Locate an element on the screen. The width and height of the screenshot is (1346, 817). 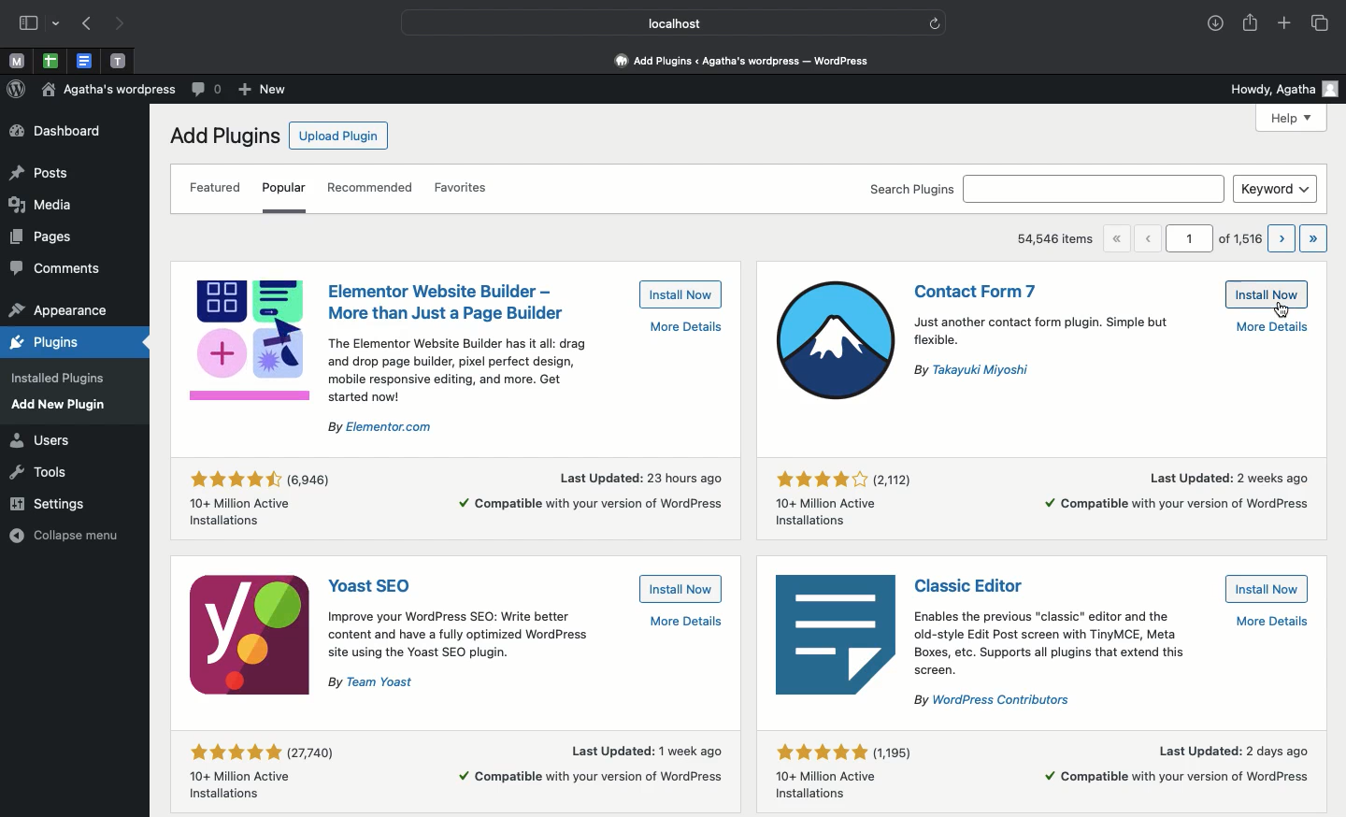
Upload plugin is located at coordinates (341, 135).